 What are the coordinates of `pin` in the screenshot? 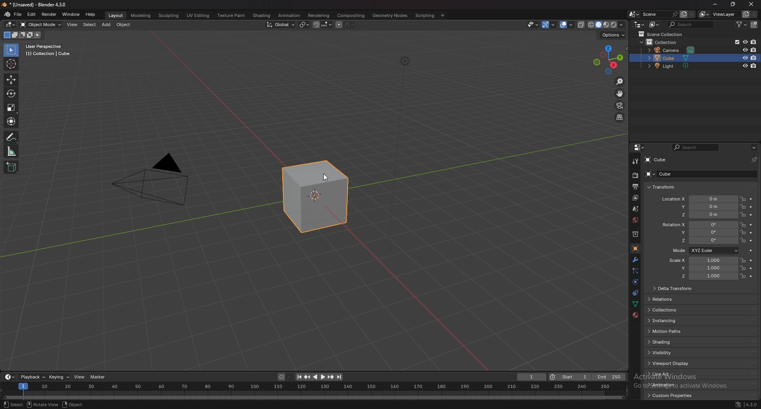 It's located at (754, 160).